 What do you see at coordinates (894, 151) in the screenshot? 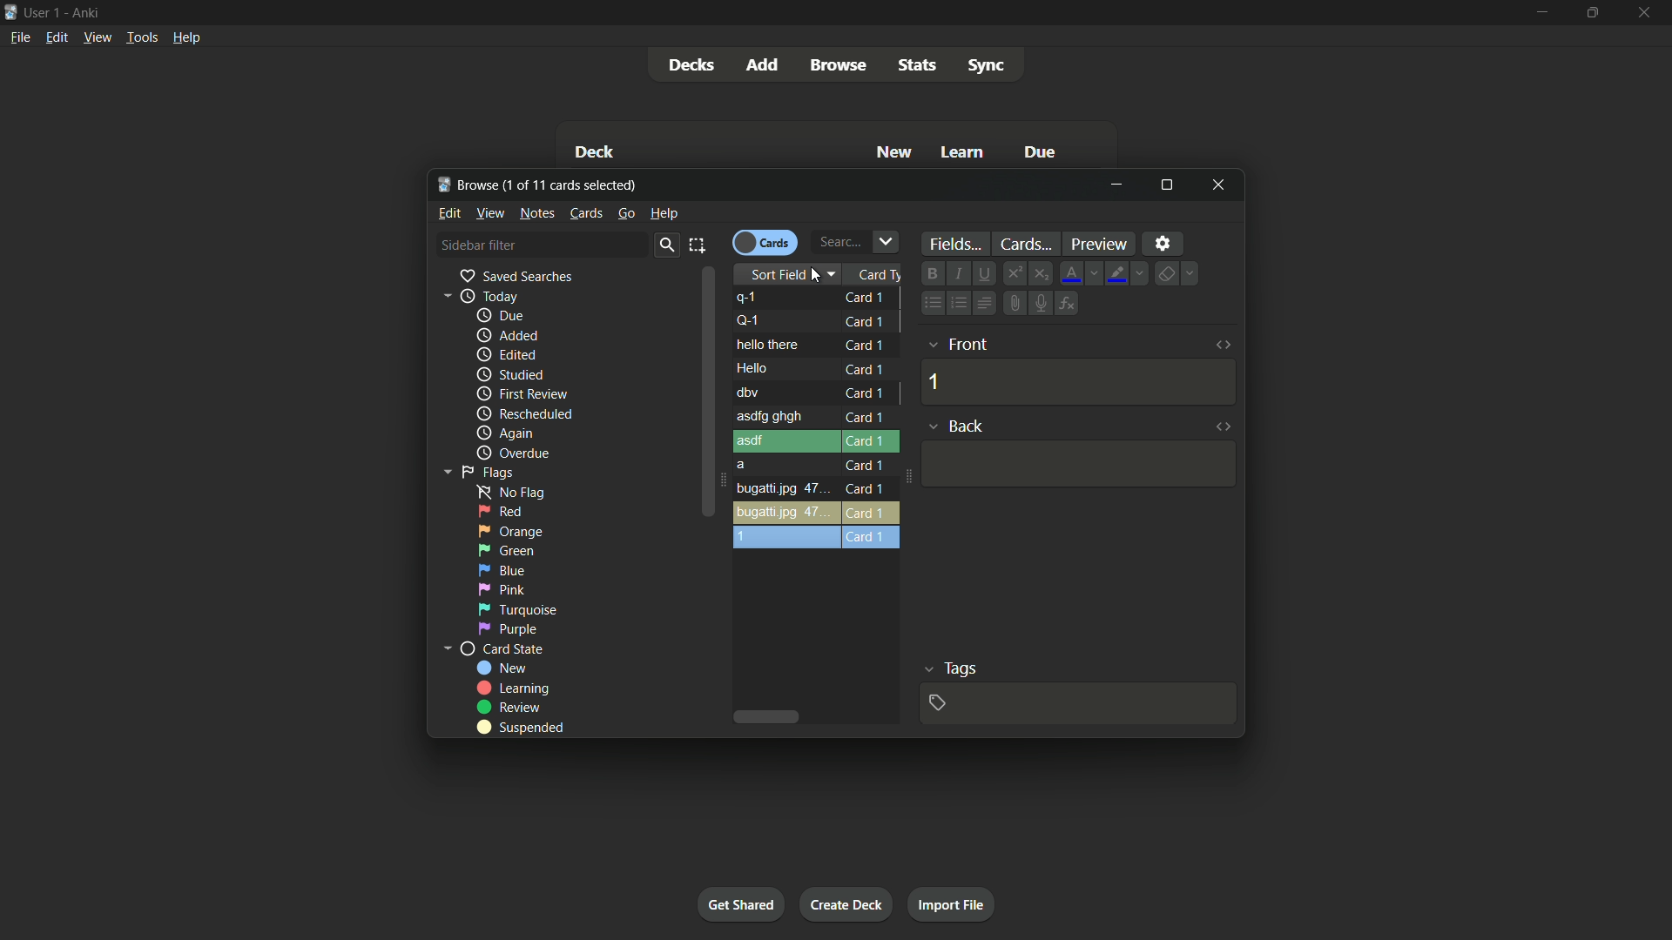
I see `new` at bounding box center [894, 151].